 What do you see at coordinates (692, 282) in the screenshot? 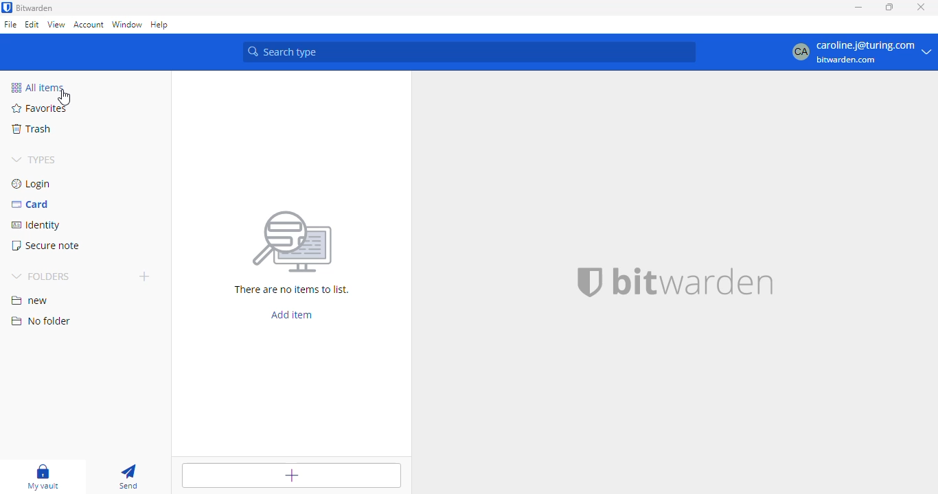
I see `bitwarden` at bounding box center [692, 282].